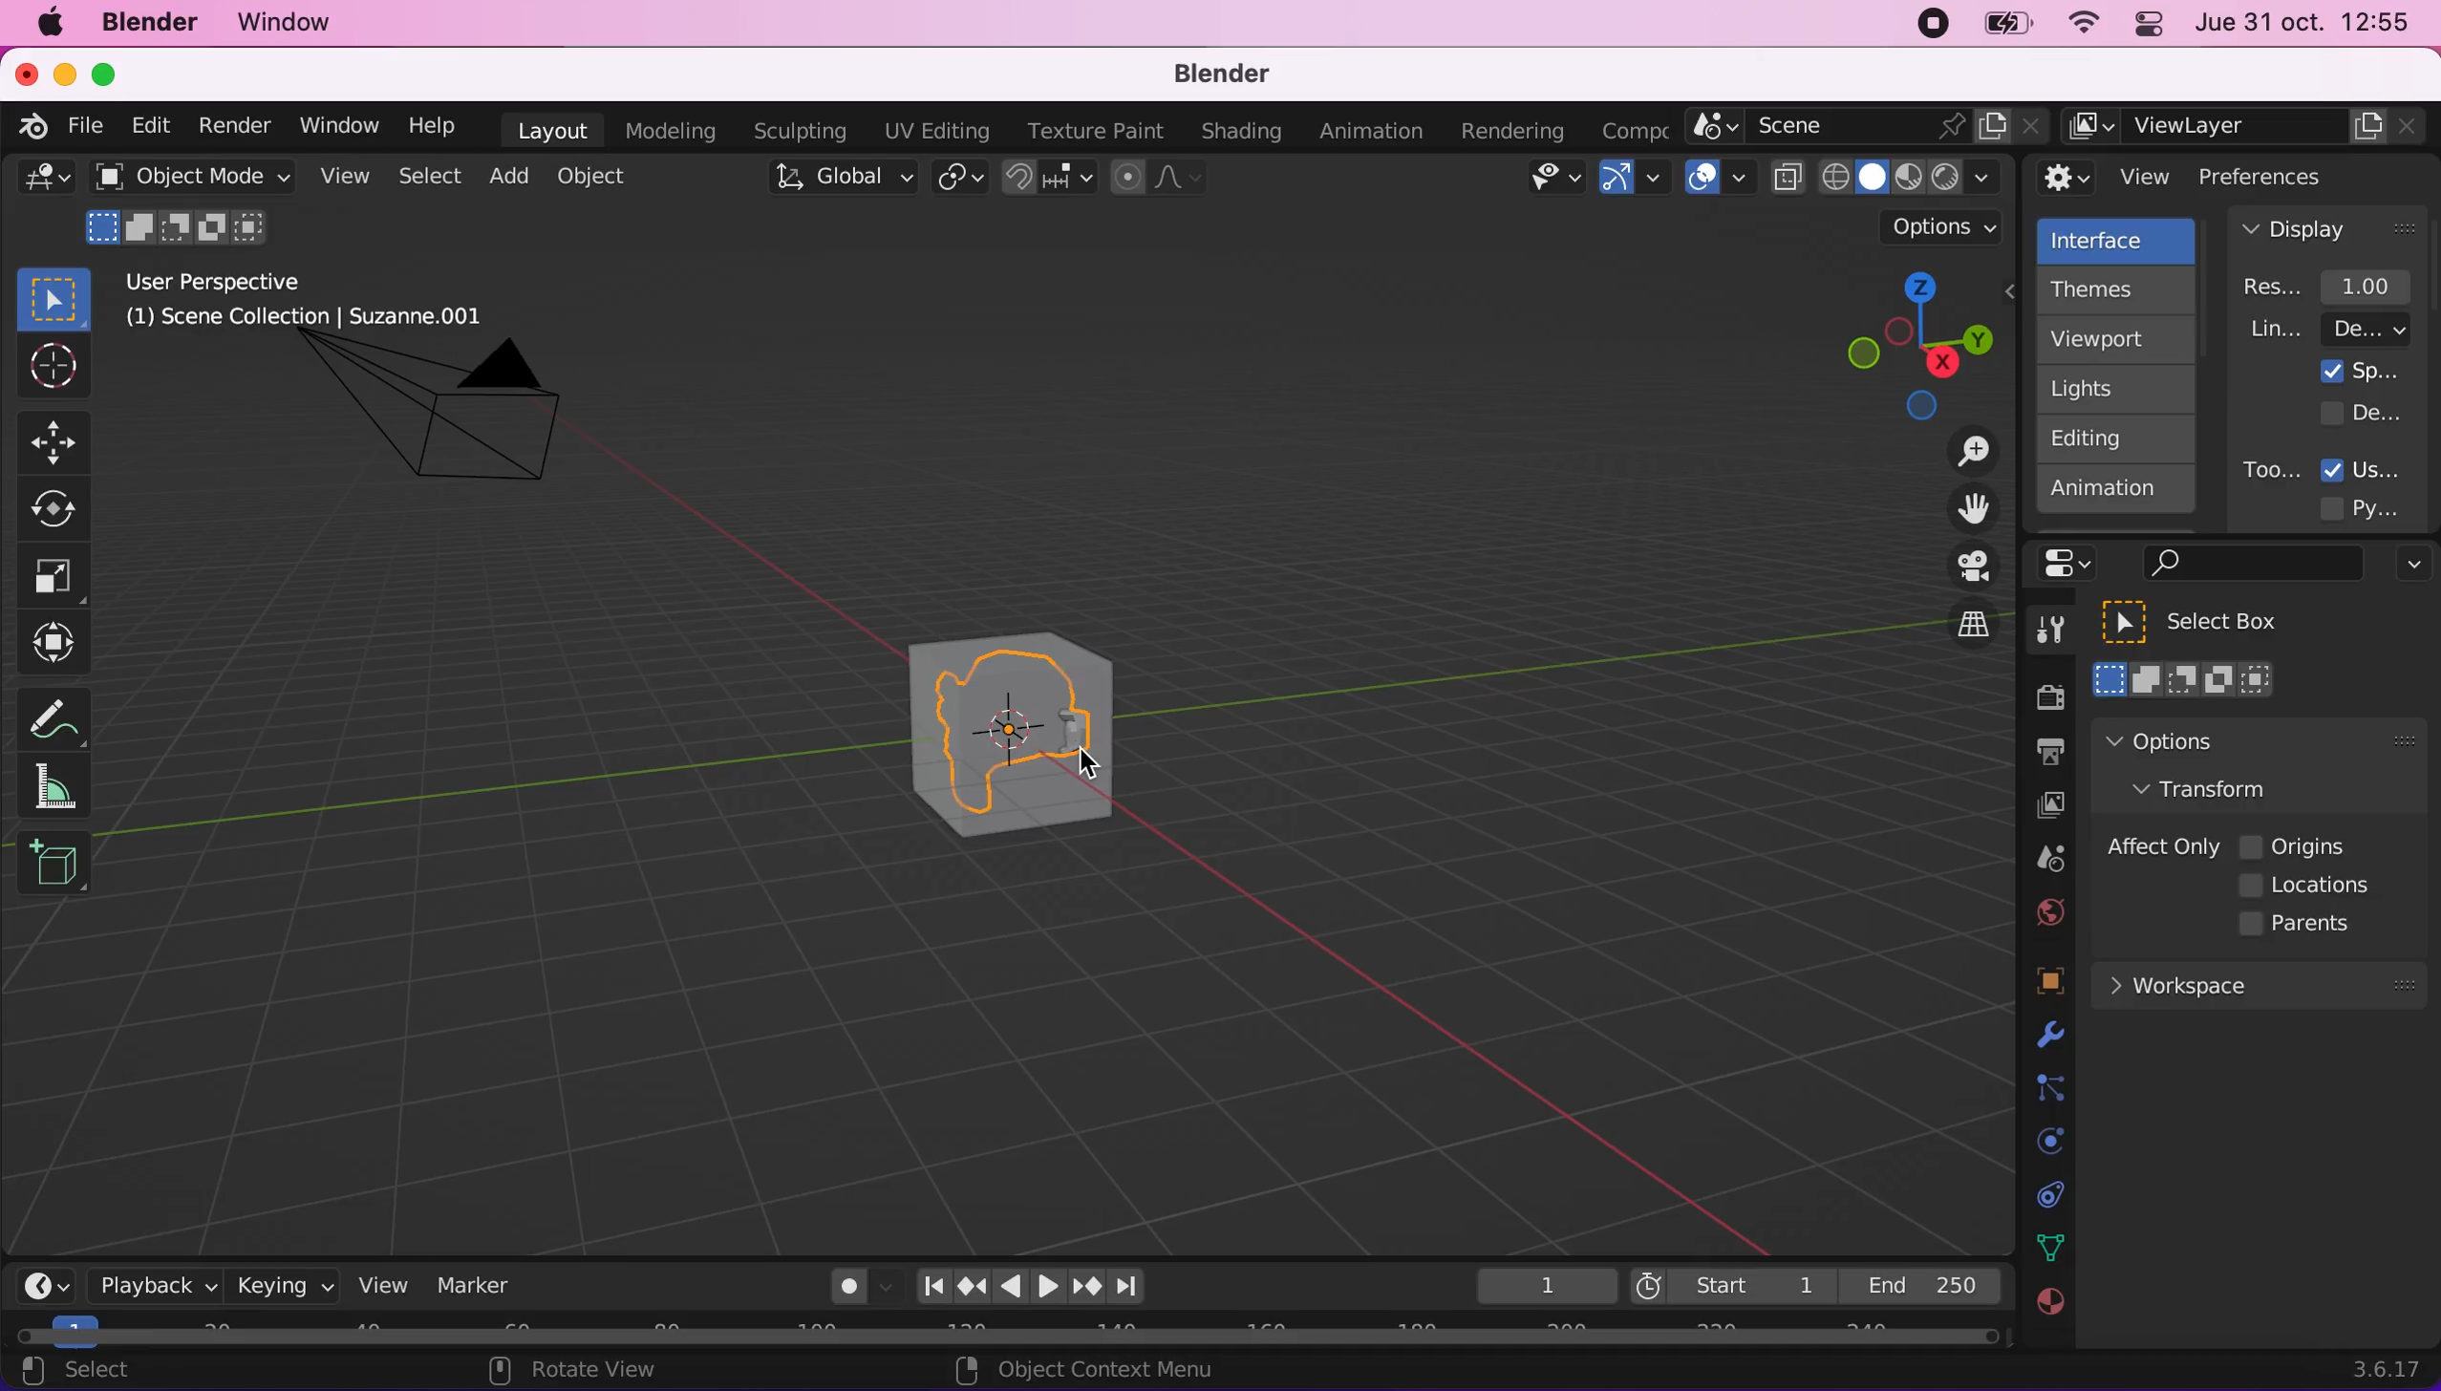  I want to click on texture paint, so click(1091, 130).